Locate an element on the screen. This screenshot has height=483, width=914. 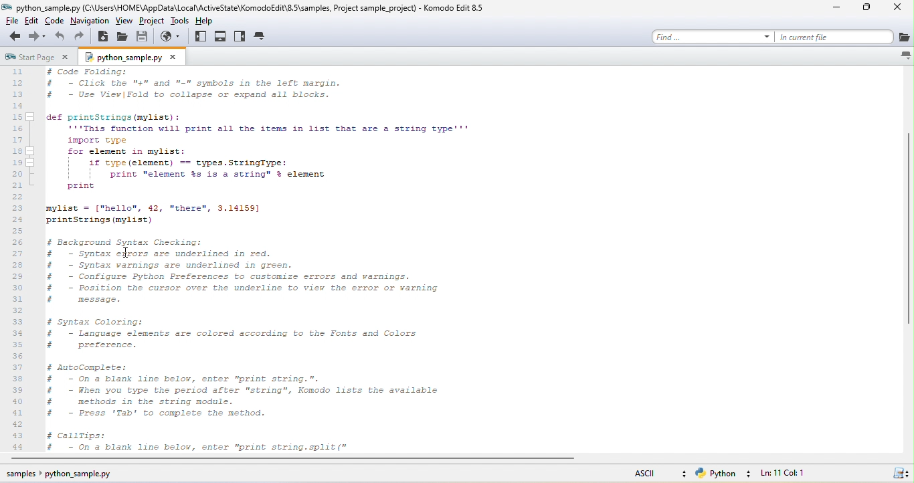
forward is located at coordinates (37, 37).